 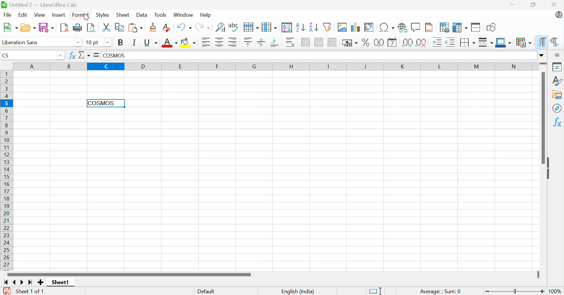 I want to click on Styles, so click(x=558, y=81).